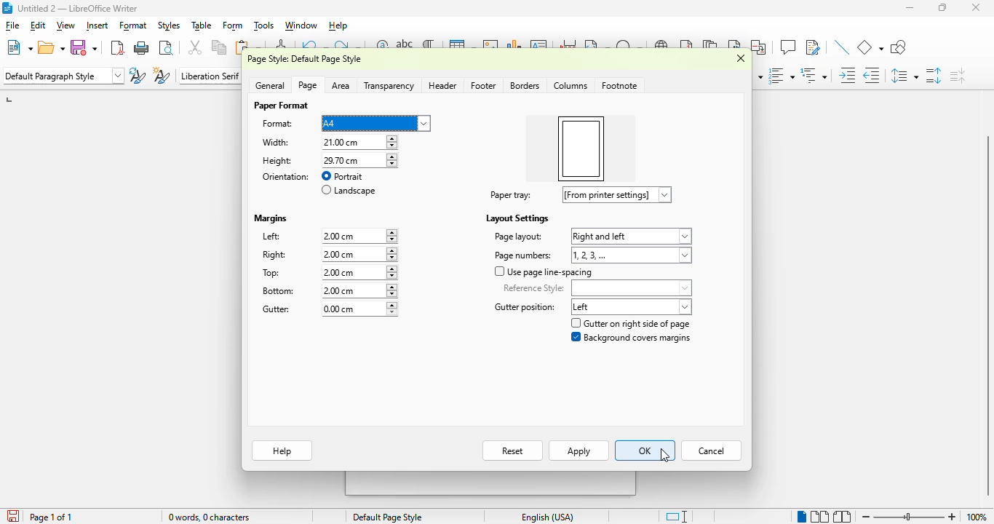 The height and width of the screenshot is (524, 994). What do you see at coordinates (977, 517) in the screenshot?
I see `zoom factor` at bounding box center [977, 517].